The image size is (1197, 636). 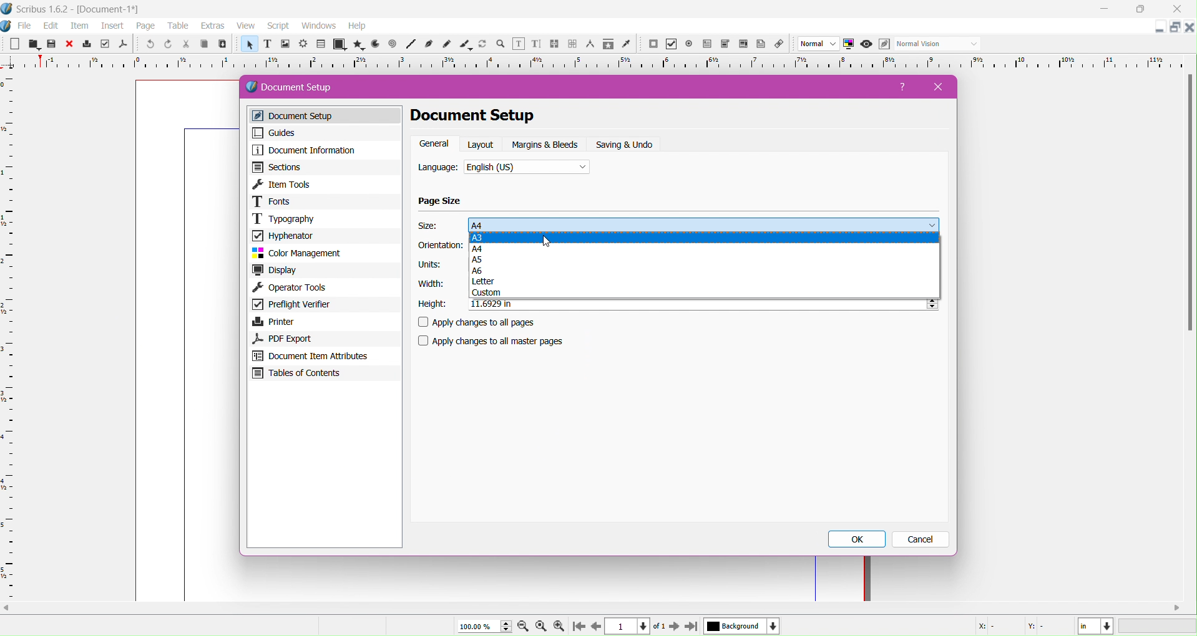 I want to click on measurements, so click(x=590, y=45).